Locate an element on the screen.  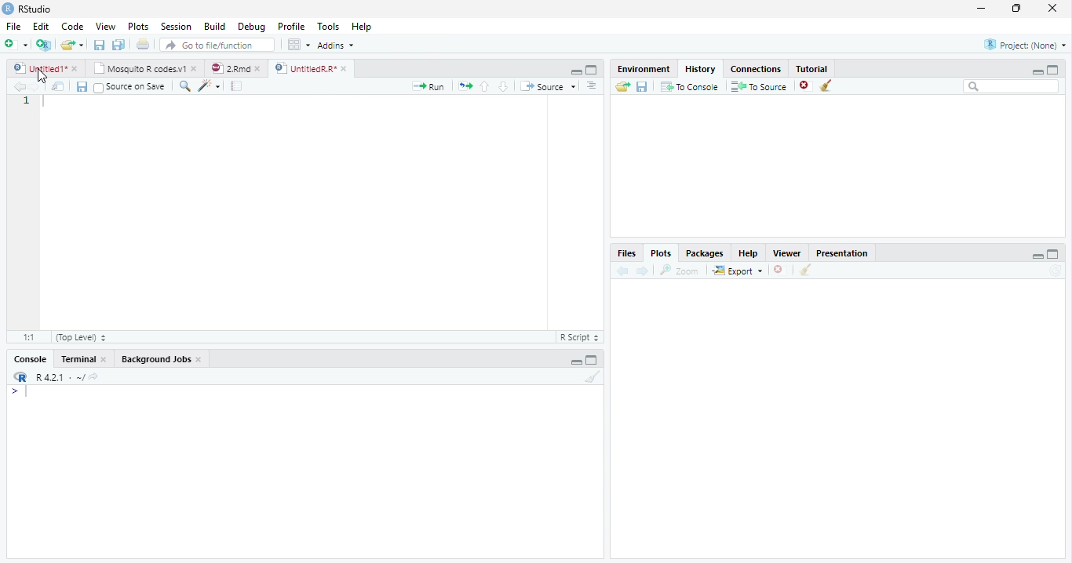
Minimize is located at coordinates (1037, 70).